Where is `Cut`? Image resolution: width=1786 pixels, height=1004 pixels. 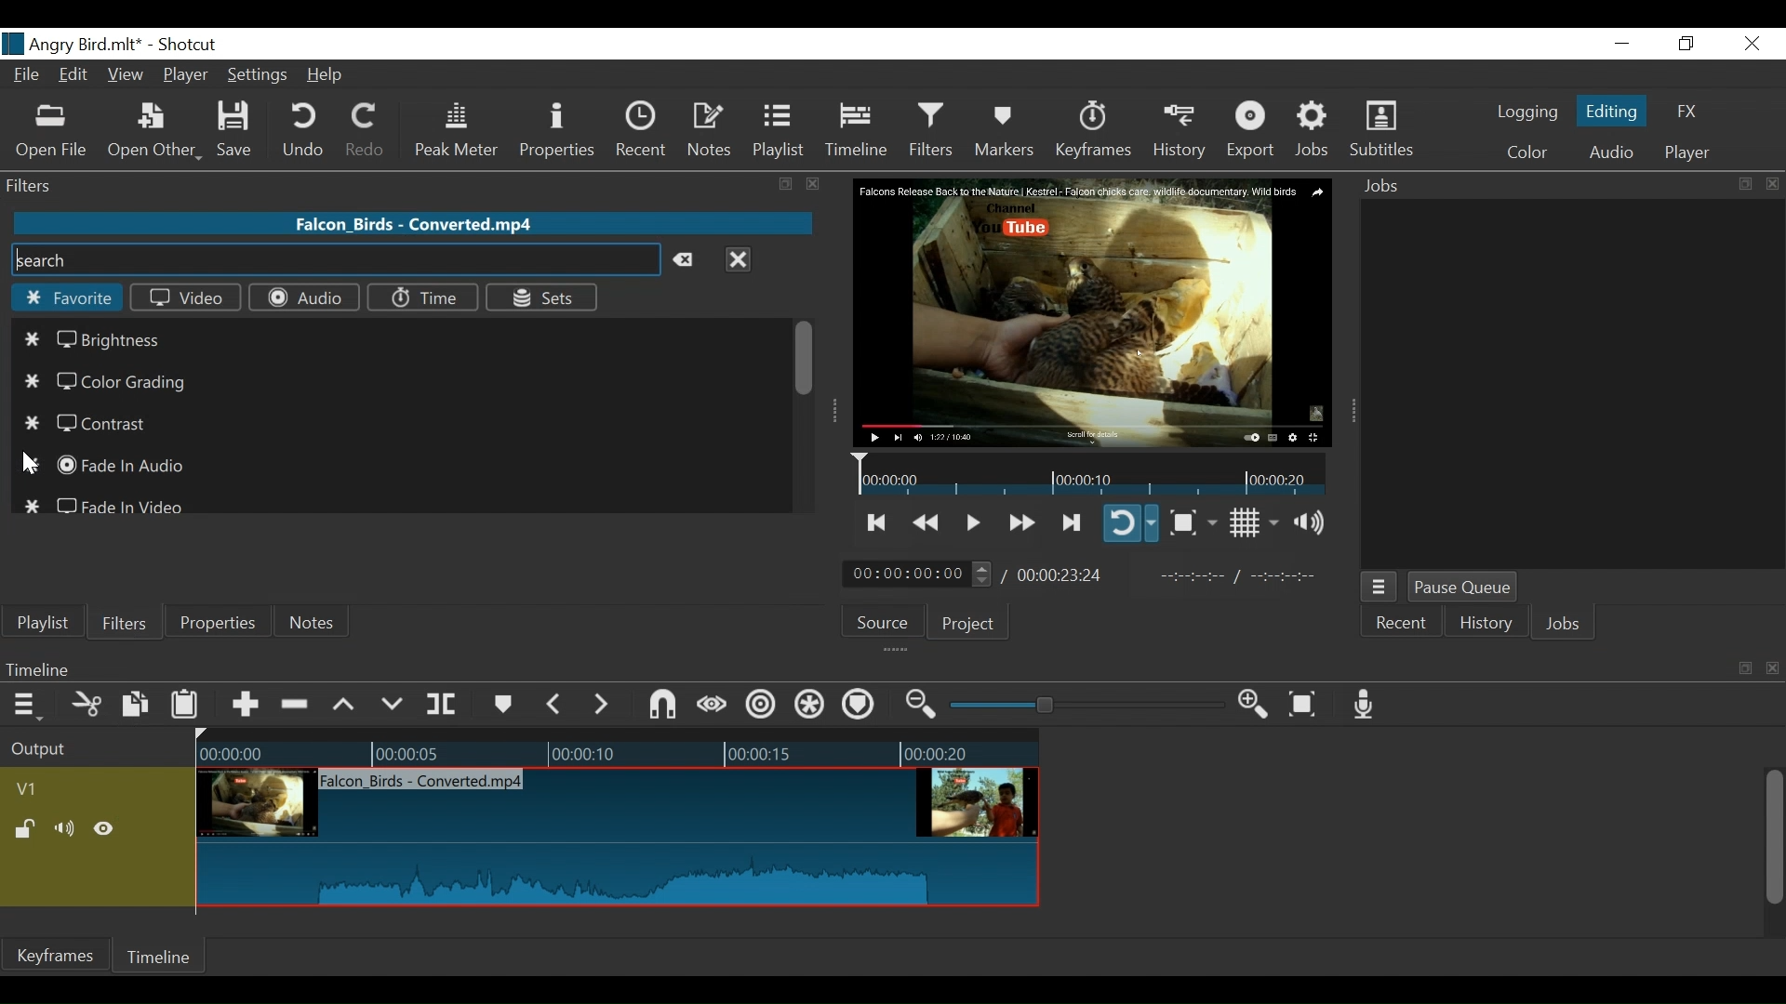 Cut is located at coordinates (87, 706).